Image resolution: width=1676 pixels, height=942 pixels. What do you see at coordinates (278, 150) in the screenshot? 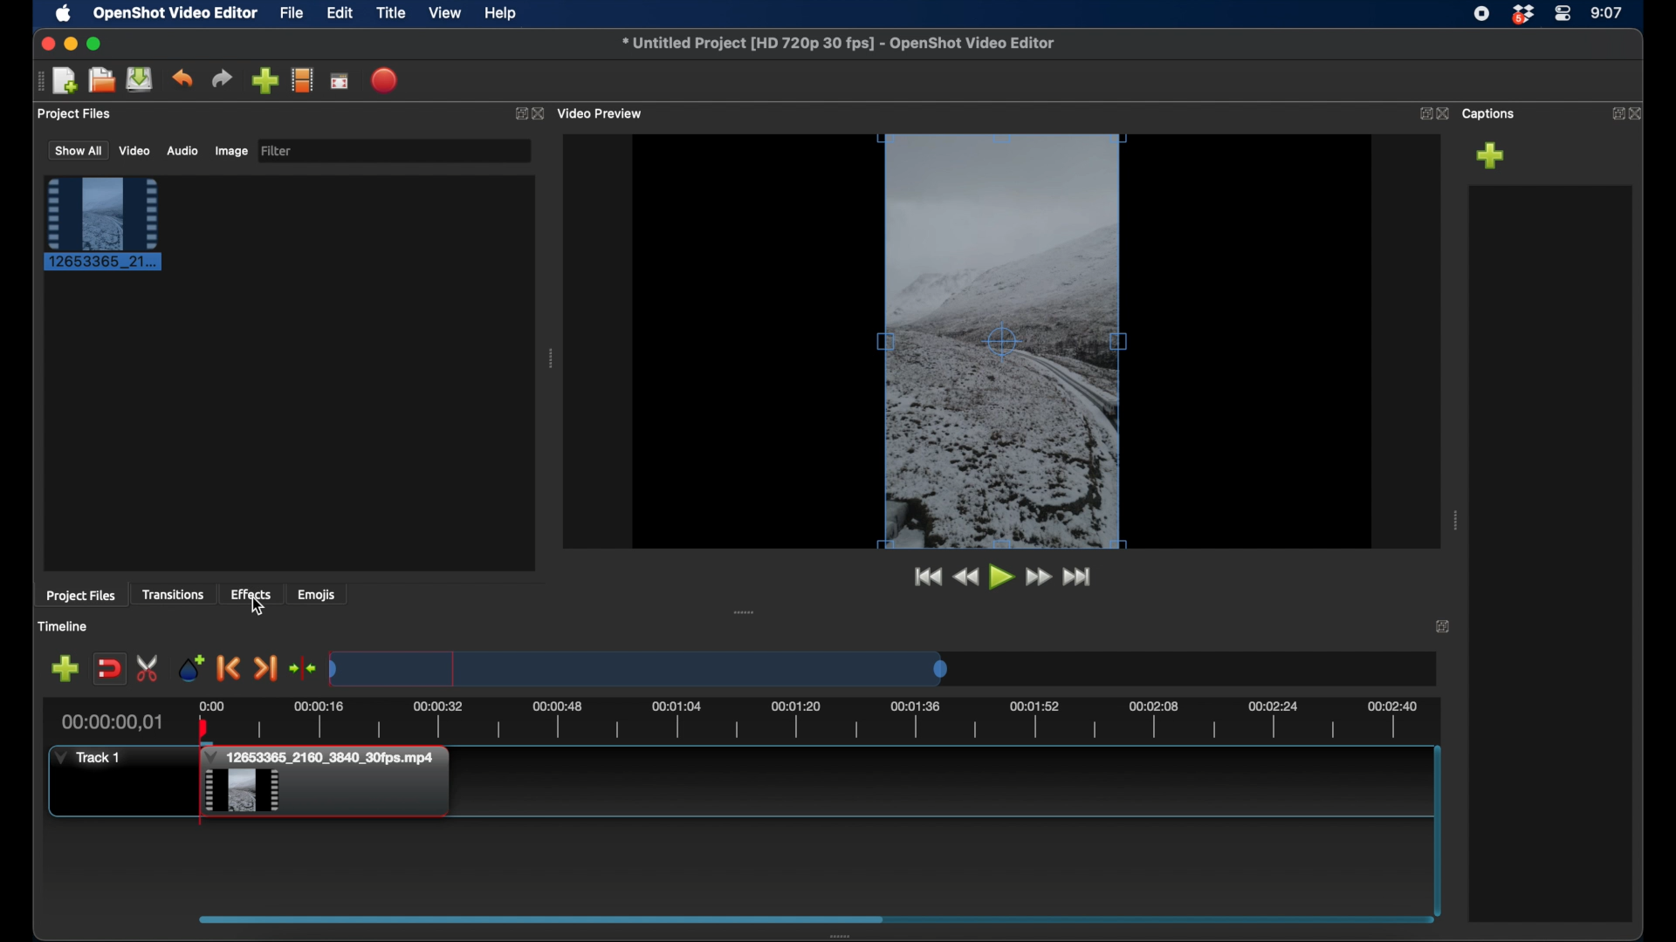
I see `filter` at bounding box center [278, 150].